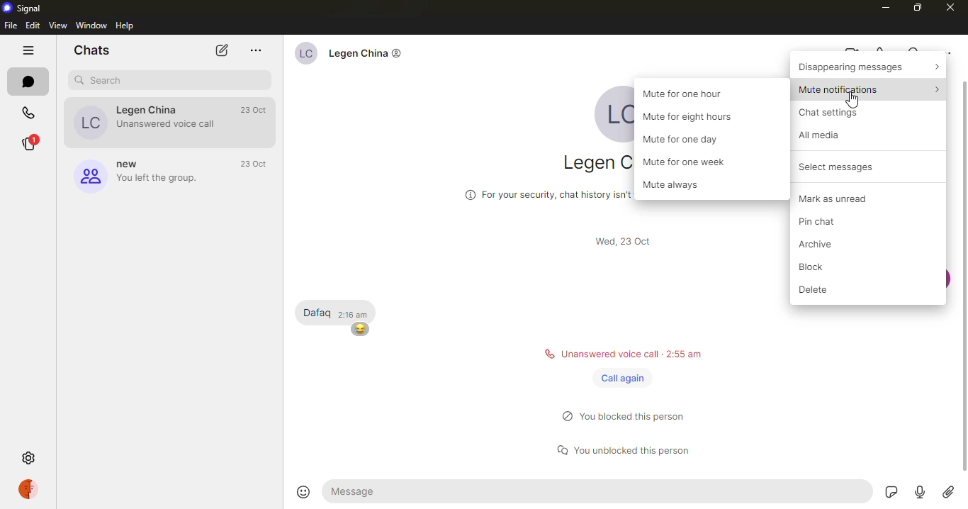  I want to click on sticker, so click(891, 493).